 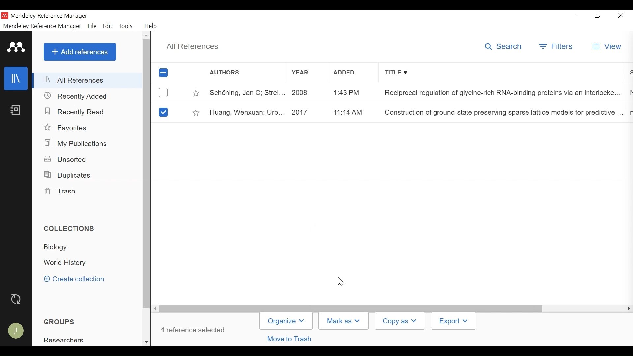 I want to click on Mendeley Reference Manager, so click(x=42, y=26).